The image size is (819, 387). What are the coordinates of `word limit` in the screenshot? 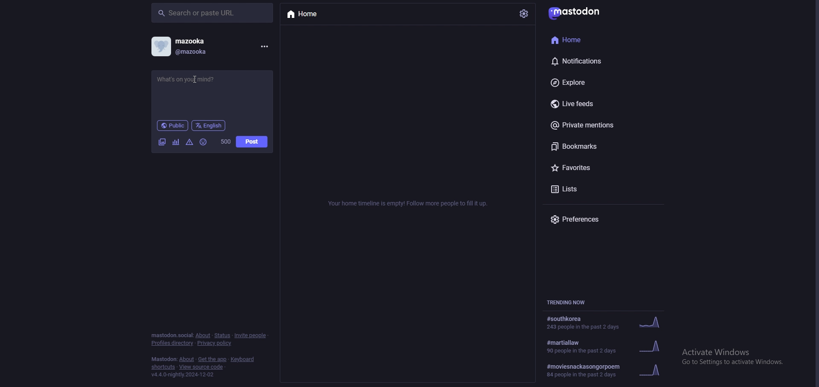 It's located at (227, 142).